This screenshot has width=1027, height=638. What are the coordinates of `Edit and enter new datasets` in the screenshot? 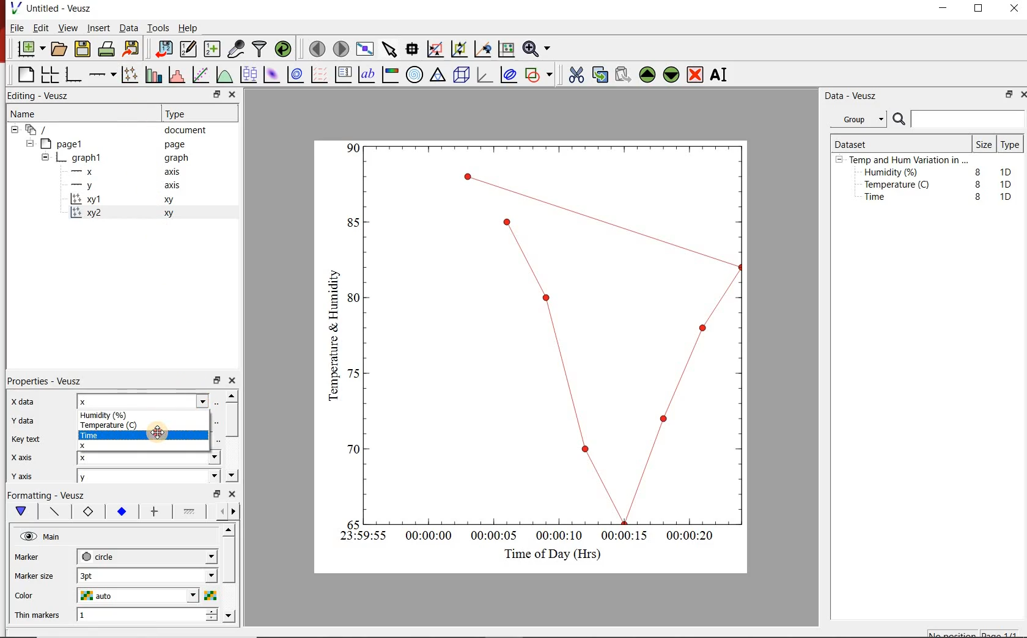 It's located at (189, 50).